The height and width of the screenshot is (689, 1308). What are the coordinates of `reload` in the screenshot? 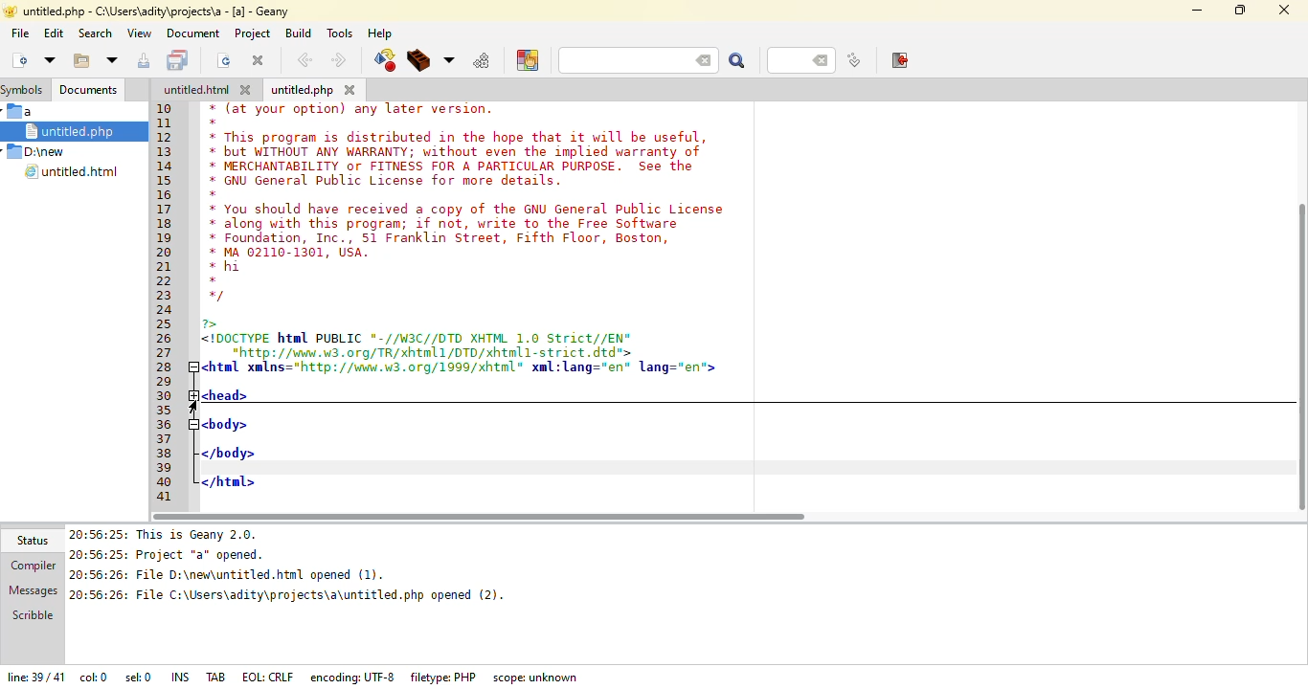 It's located at (224, 60).